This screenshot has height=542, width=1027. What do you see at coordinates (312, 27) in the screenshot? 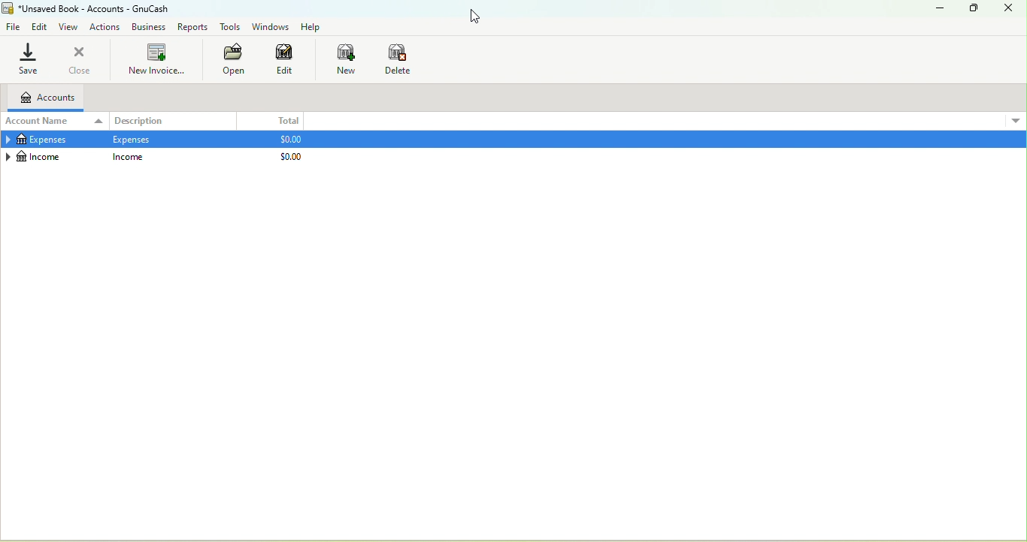
I see `Help` at bounding box center [312, 27].